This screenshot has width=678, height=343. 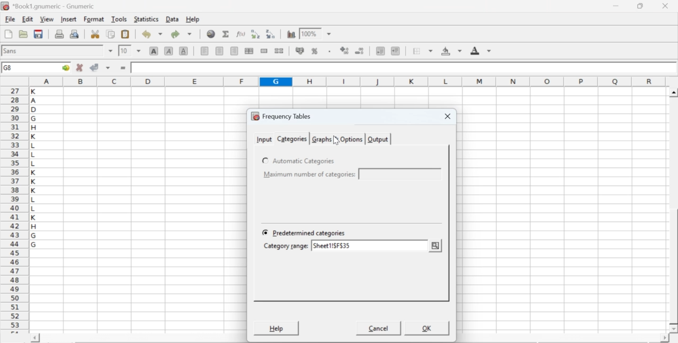 I want to click on sum in current cell, so click(x=226, y=33).